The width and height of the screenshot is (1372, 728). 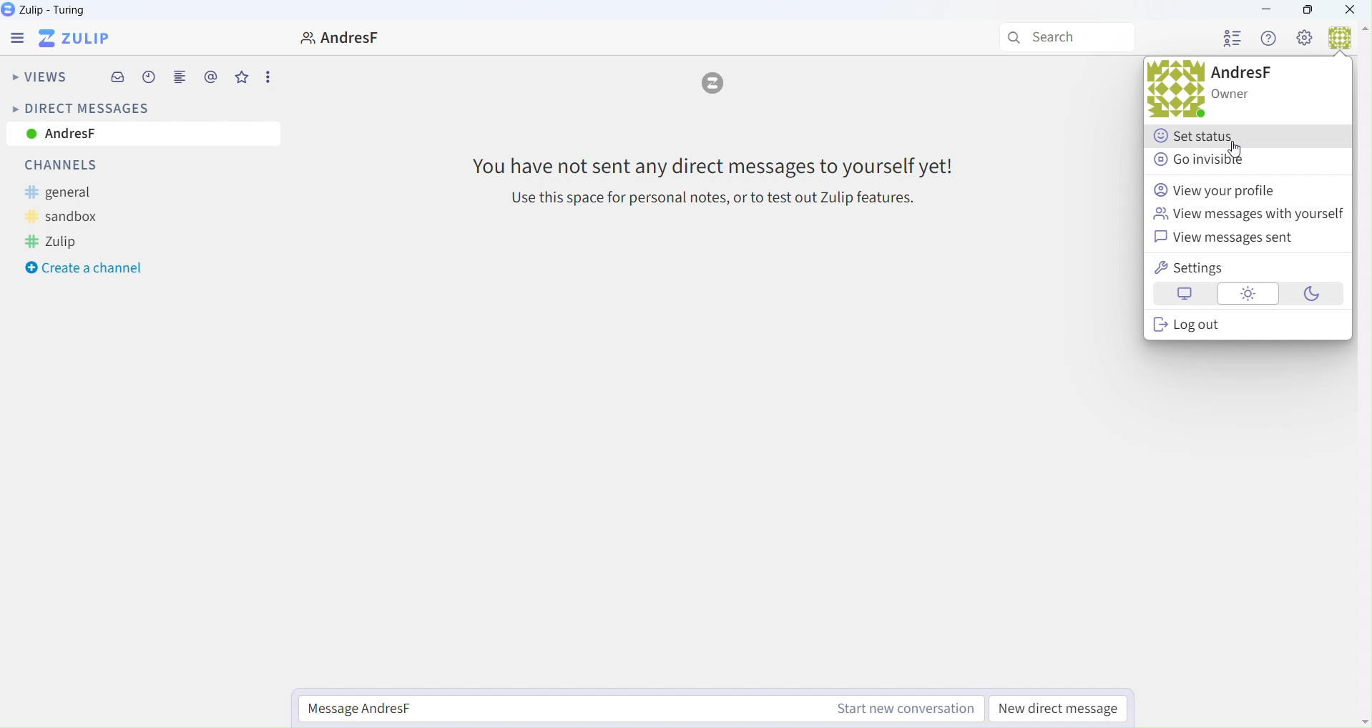 I want to click on cursor, so click(x=1236, y=150).